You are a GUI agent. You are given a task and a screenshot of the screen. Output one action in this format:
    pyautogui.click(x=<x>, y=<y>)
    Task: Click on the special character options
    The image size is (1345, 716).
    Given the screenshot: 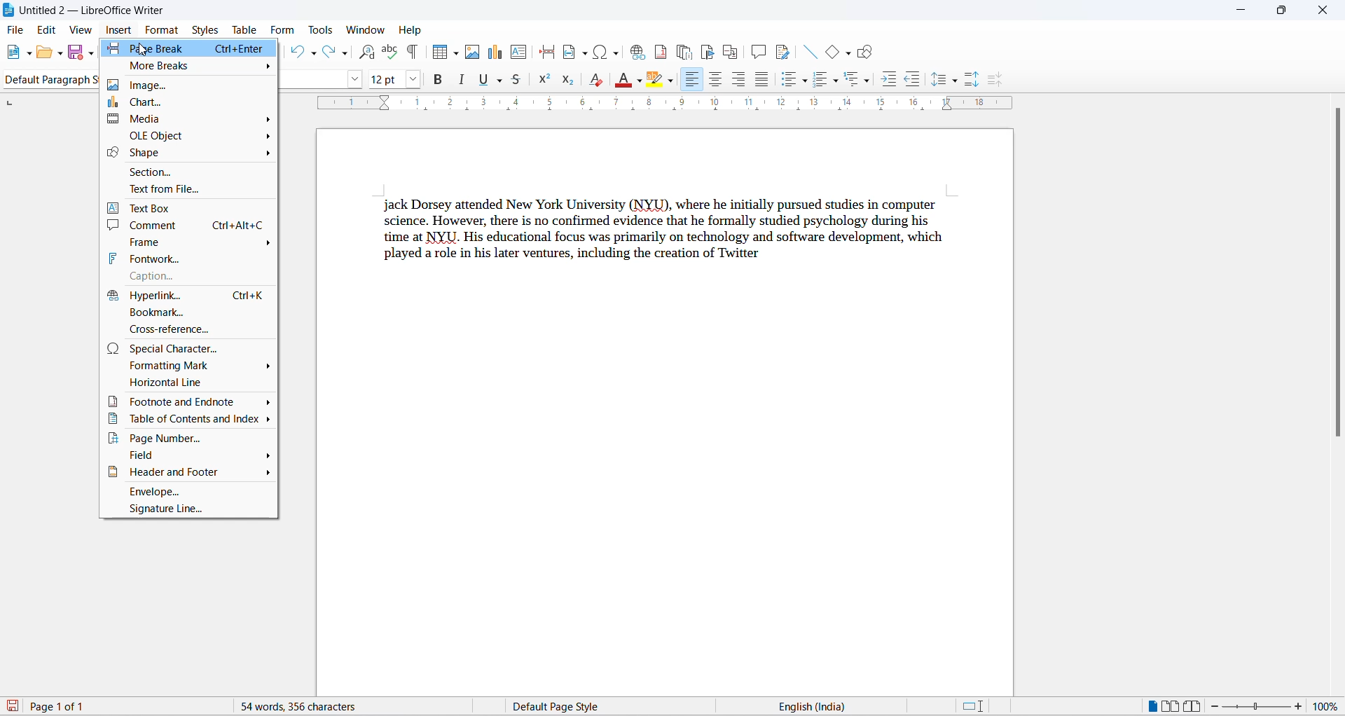 What is the action you would take?
    pyautogui.click(x=616, y=52)
    